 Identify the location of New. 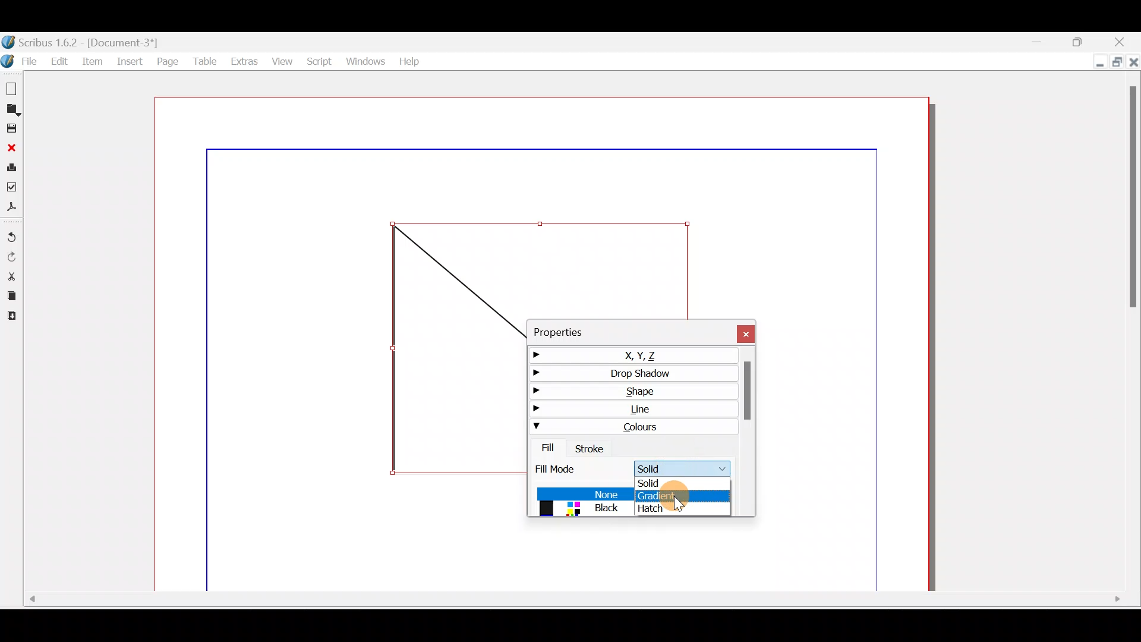
(12, 87).